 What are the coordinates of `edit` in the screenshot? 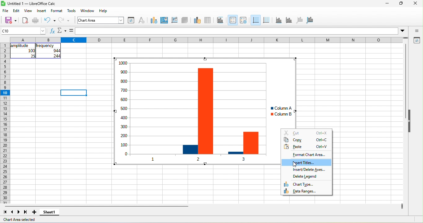 It's located at (16, 11).